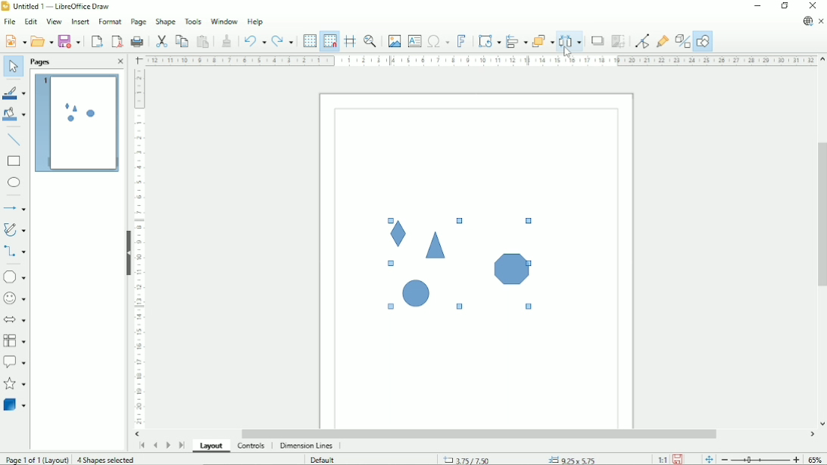  Describe the element at coordinates (16, 385) in the screenshot. I see `Stars and banners` at that location.